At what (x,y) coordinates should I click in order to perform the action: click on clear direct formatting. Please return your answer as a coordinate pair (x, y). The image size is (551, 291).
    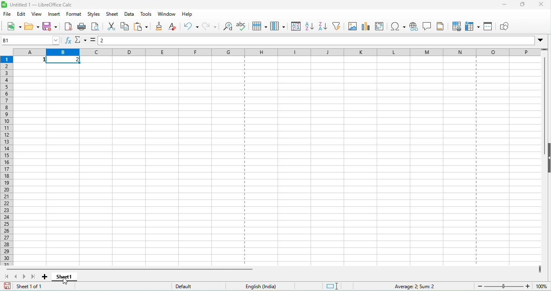
    Looking at the image, I should click on (174, 26).